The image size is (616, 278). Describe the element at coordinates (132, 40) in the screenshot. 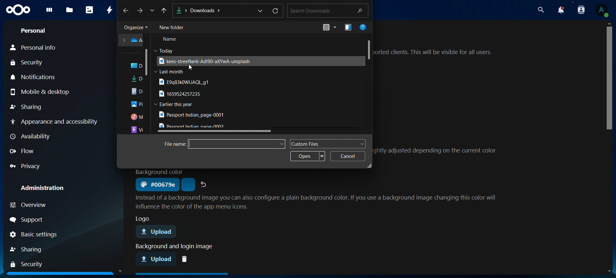

I see `folder` at that location.